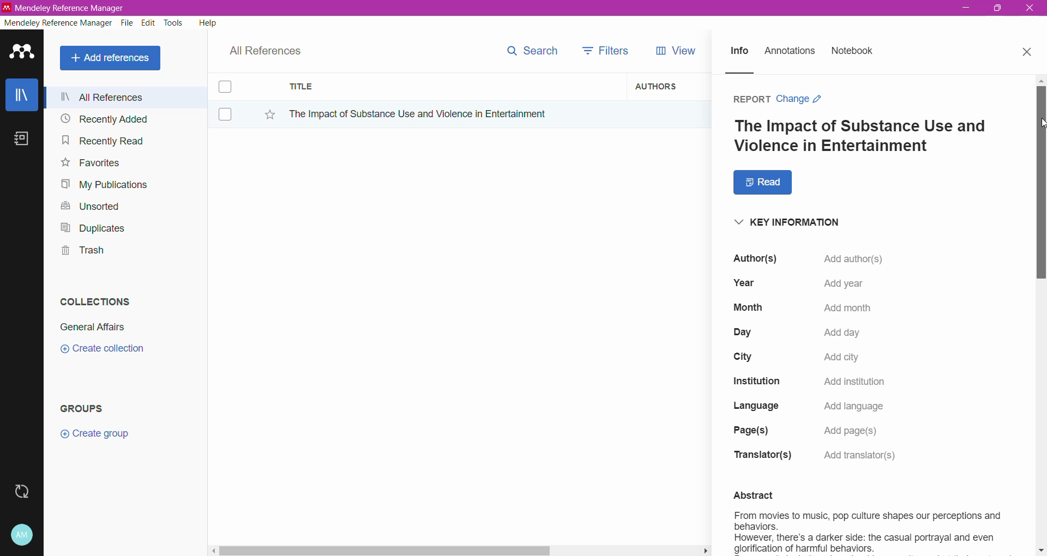 The width and height of the screenshot is (1047, 556). What do you see at coordinates (808, 356) in the screenshot?
I see `city` at bounding box center [808, 356].